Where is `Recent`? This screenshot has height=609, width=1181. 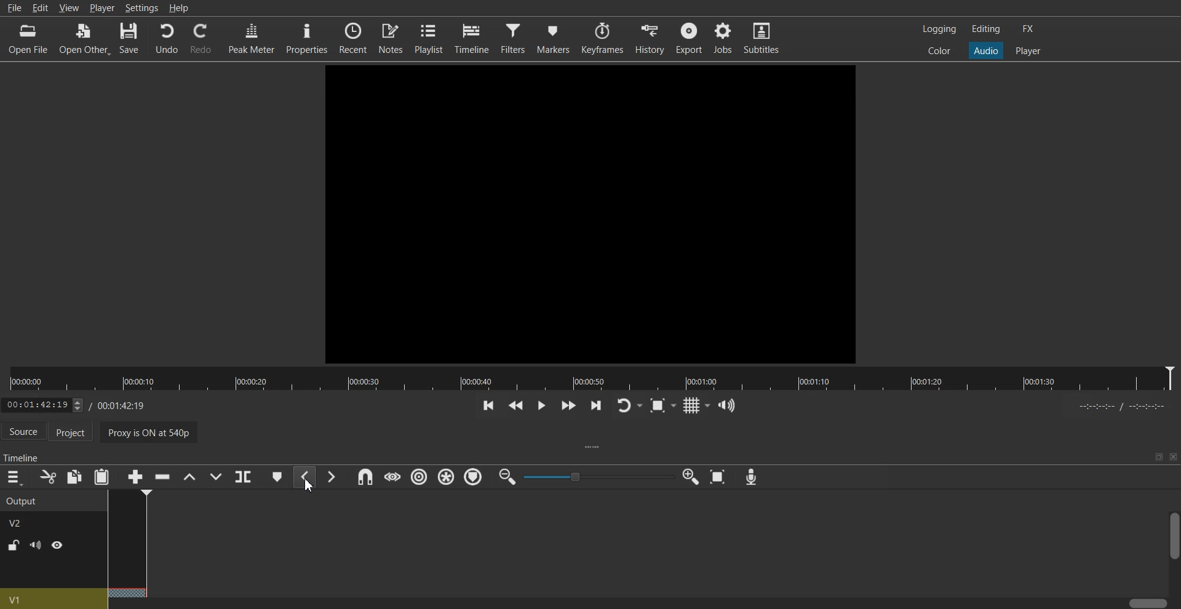 Recent is located at coordinates (351, 38).